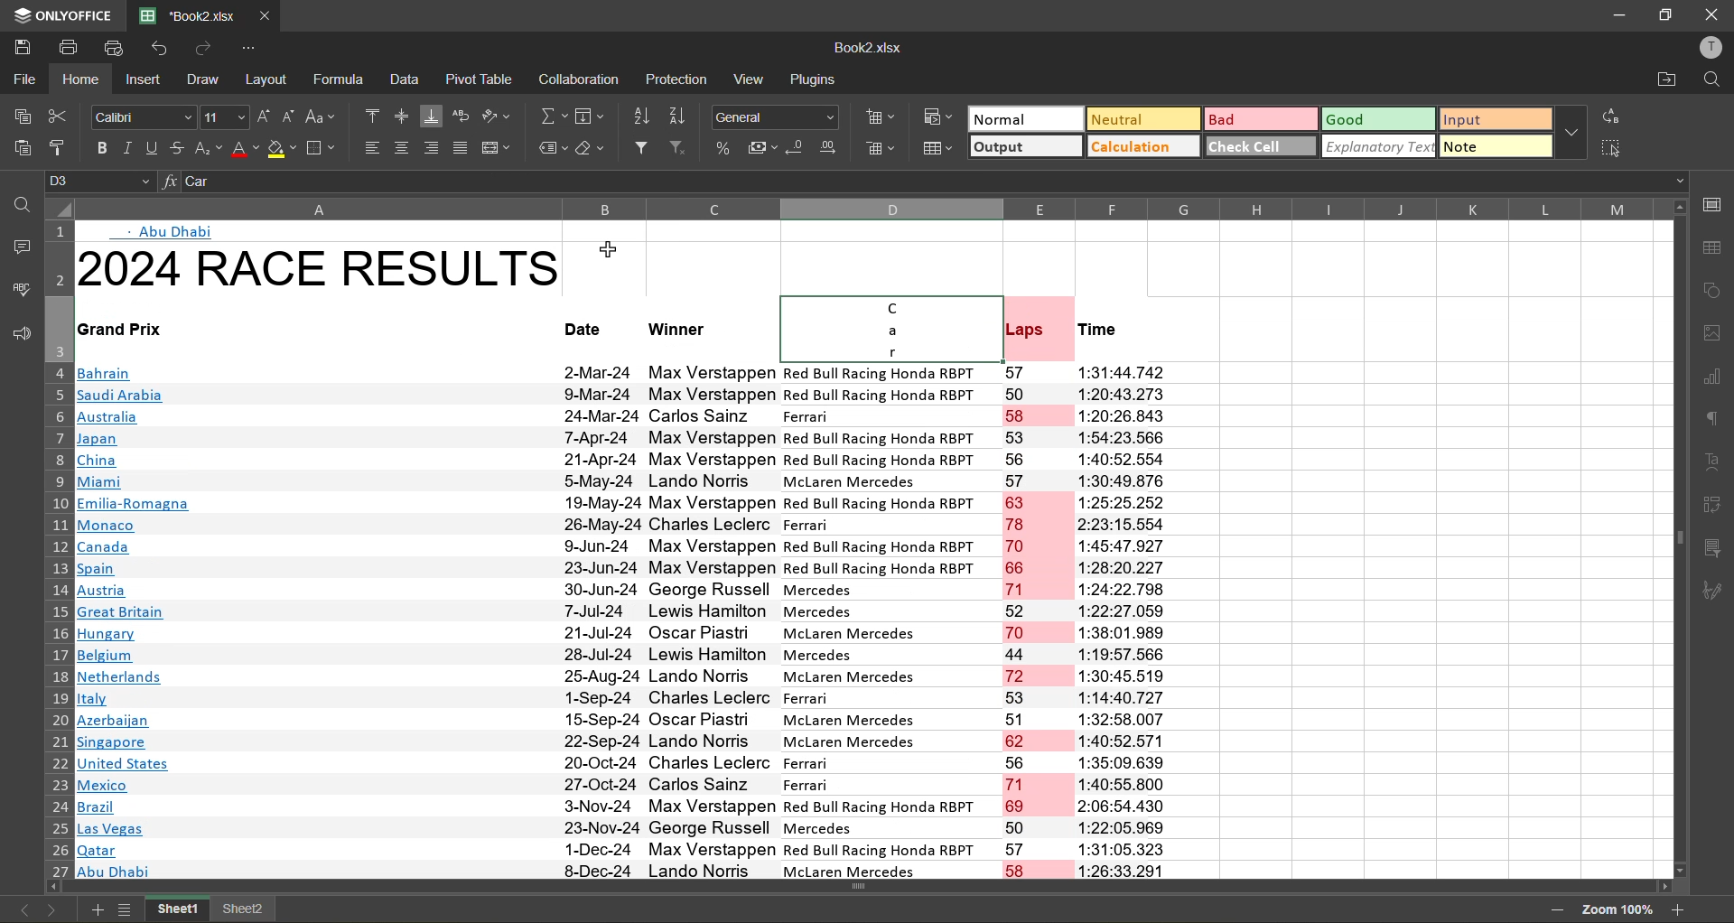  I want to click on comments, so click(20, 247).